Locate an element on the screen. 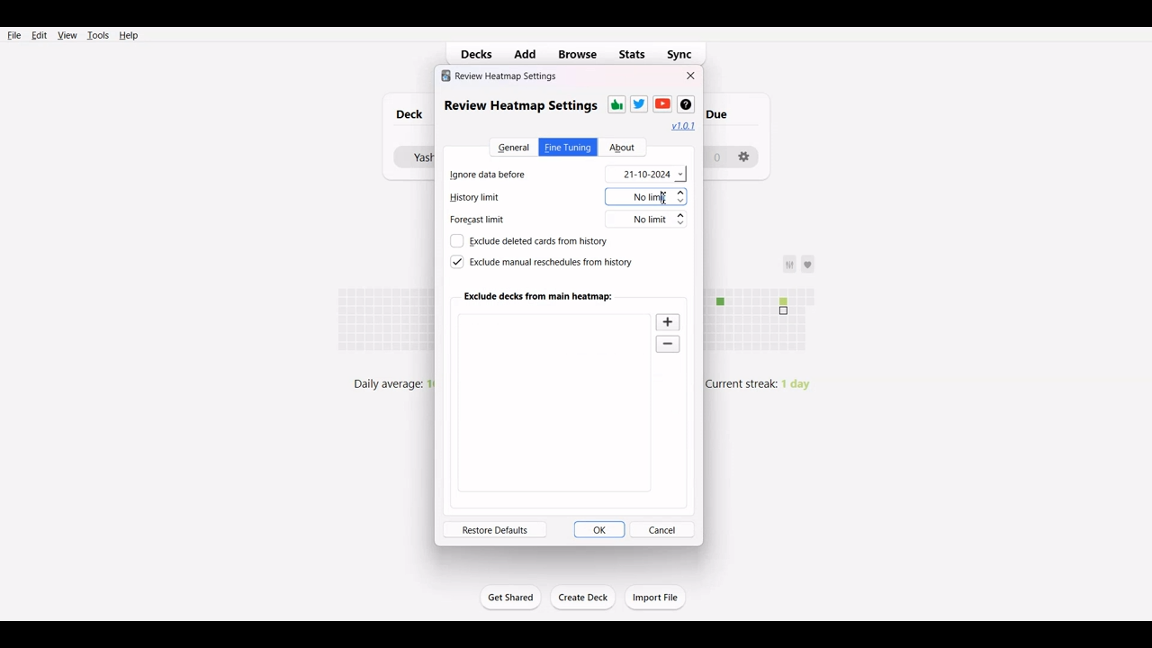 This screenshot has height=648, width=1152. Stats is located at coordinates (633, 54).